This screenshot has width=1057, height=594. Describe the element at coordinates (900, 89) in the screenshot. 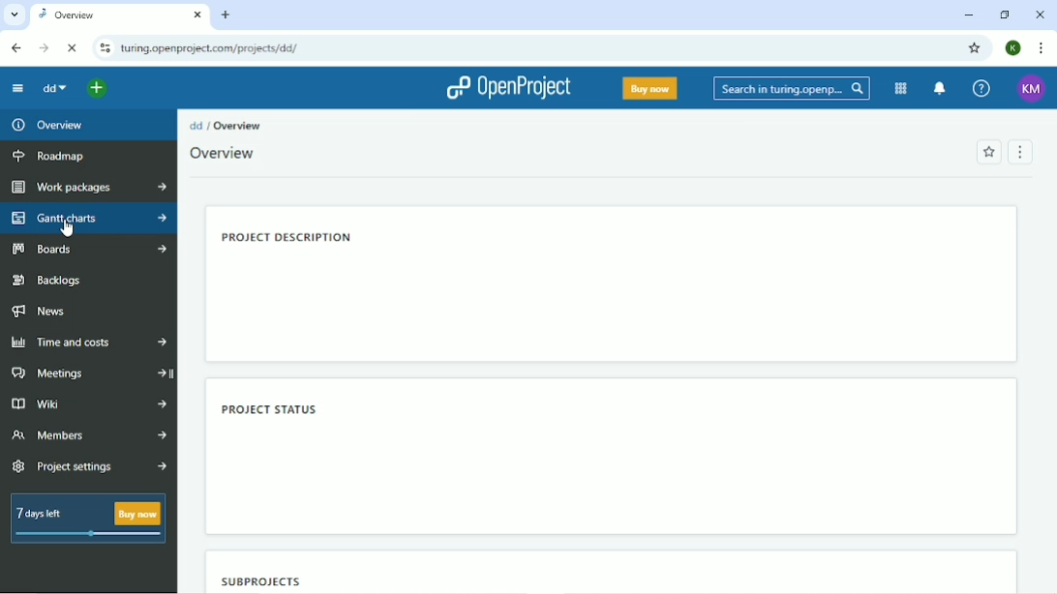

I see `Modules` at that location.